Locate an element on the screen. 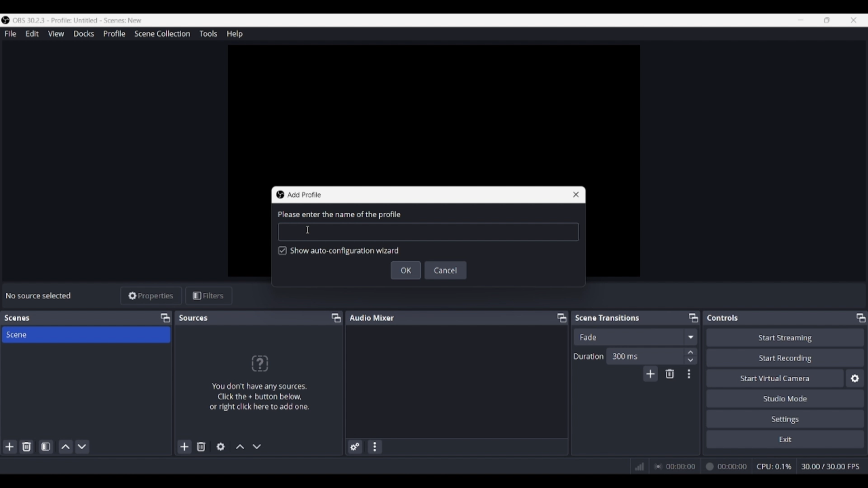  Exit is located at coordinates (785, 439).